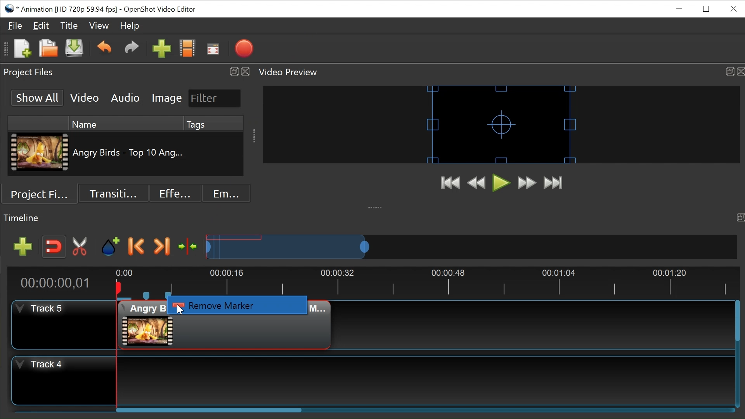 The height and width of the screenshot is (419, 745). I want to click on Current Position, so click(55, 283).